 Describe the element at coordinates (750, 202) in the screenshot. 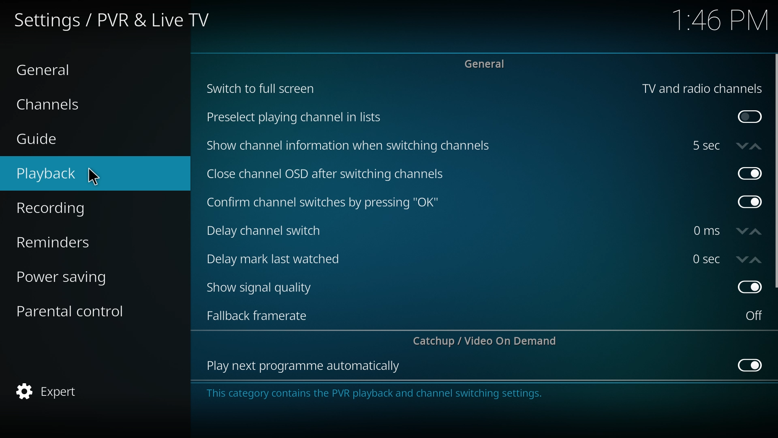

I see `off` at that location.